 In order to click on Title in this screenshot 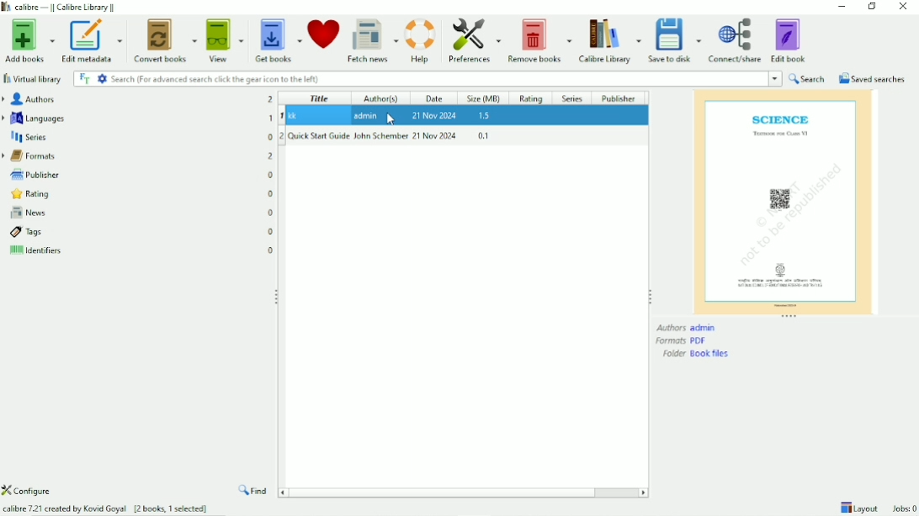, I will do `click(321, 97)`.